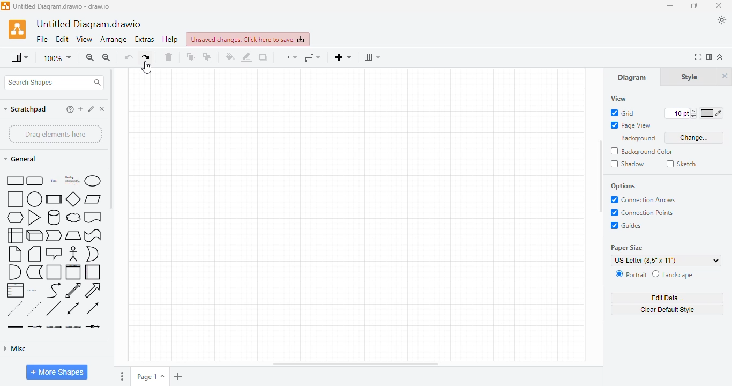 This screenshot has width=732, height=386. Describe the element at coordinates (15, 254) in the screenshot. I see `note` at that location.